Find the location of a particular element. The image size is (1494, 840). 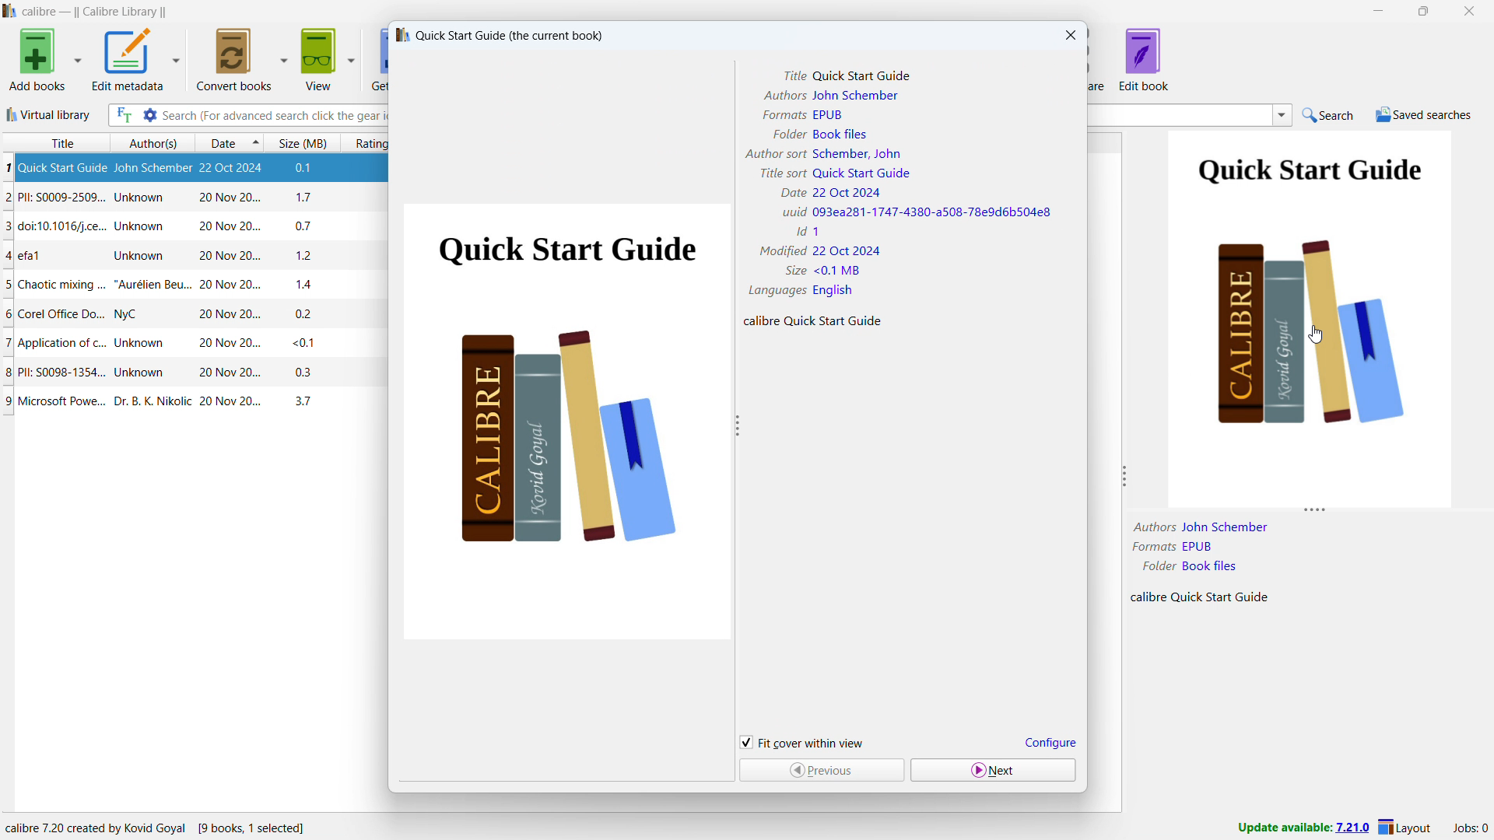

edit metadata is located at coordinates (129, 59).